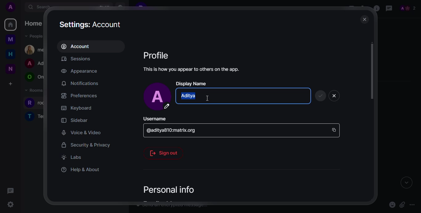 The height and width of the screenshot is (213, 421). I want to click on create a space, so click(10, 84).